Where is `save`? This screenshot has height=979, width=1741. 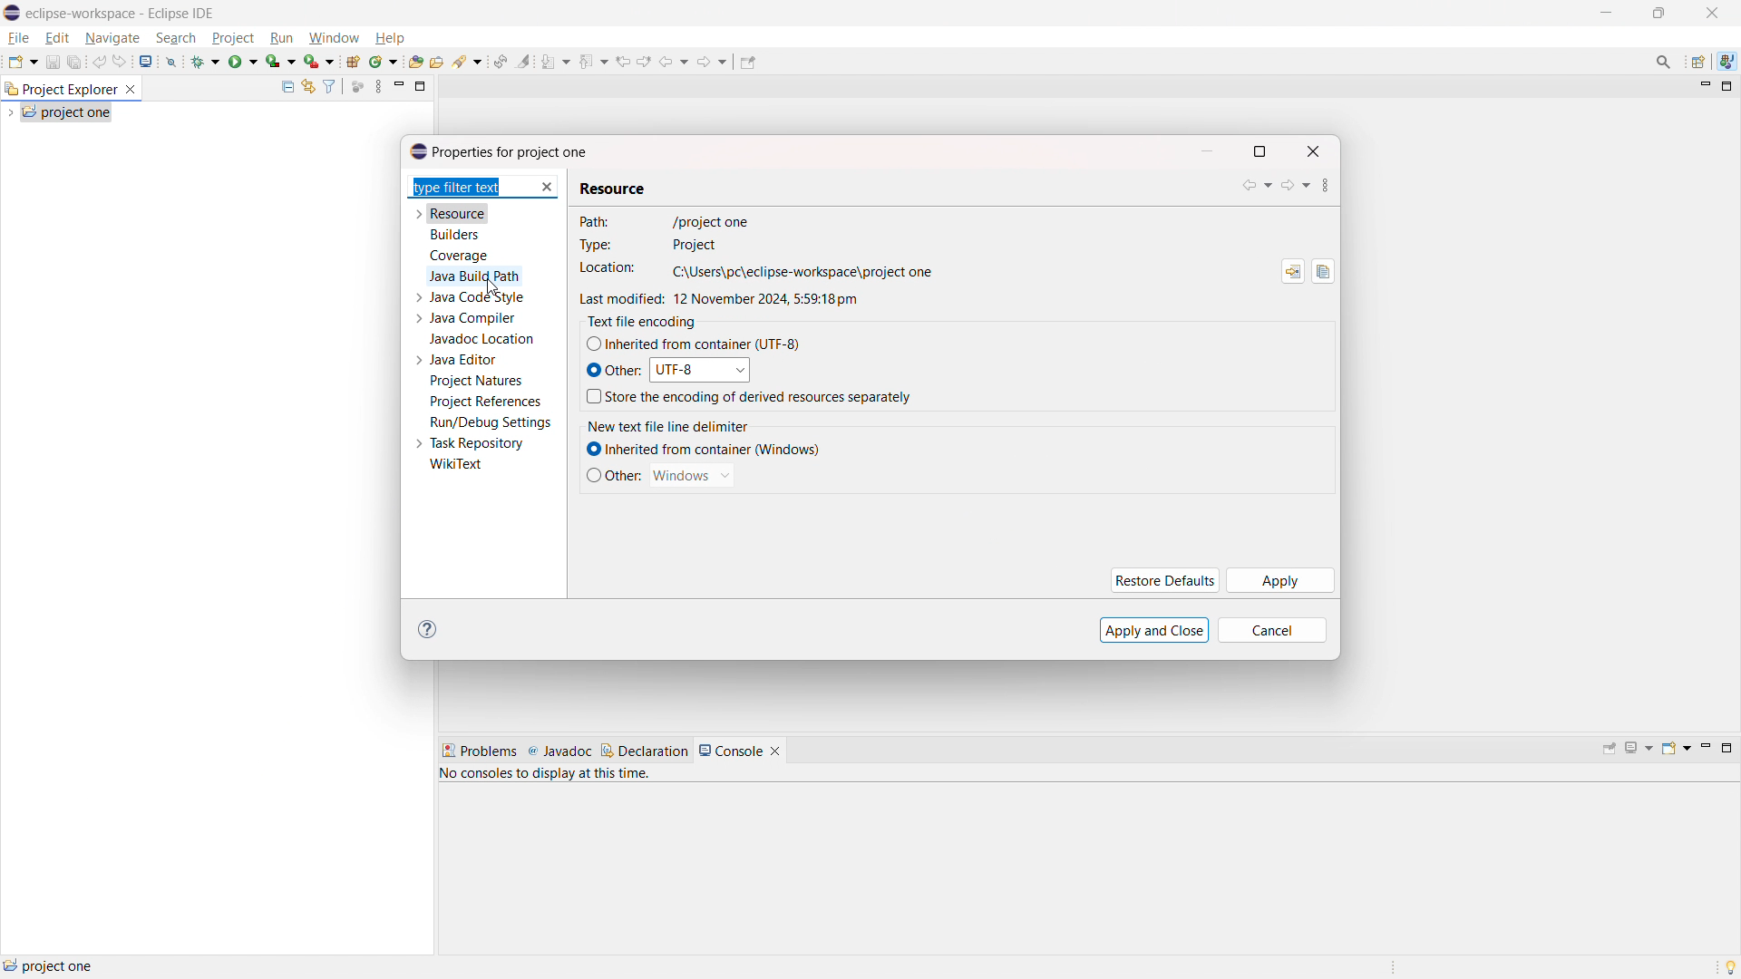 save is located at coordinates (53, 62).